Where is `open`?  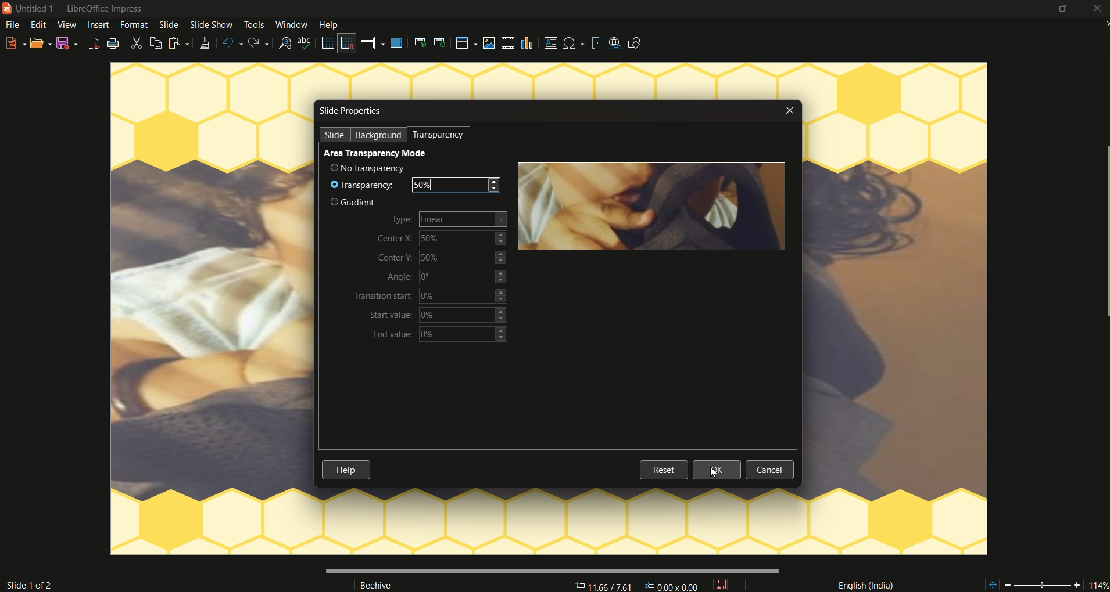 open is located at coordinates (41, 44).